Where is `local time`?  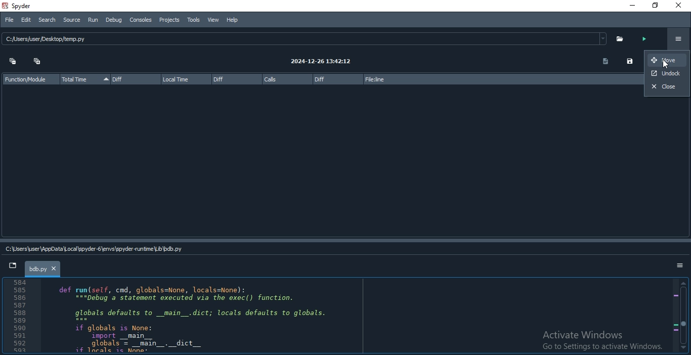 local time is located at coordinates (185, 79).